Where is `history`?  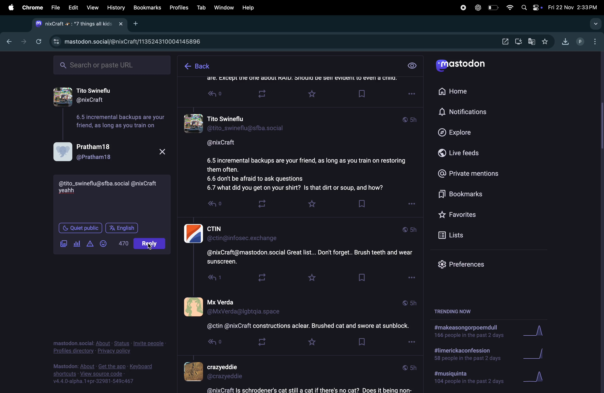
history is located at coordinates (116, 7).